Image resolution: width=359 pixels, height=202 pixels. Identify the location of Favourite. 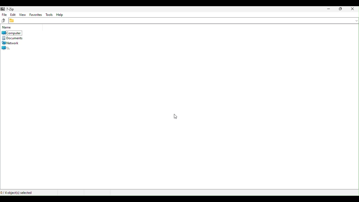
(35, 15).